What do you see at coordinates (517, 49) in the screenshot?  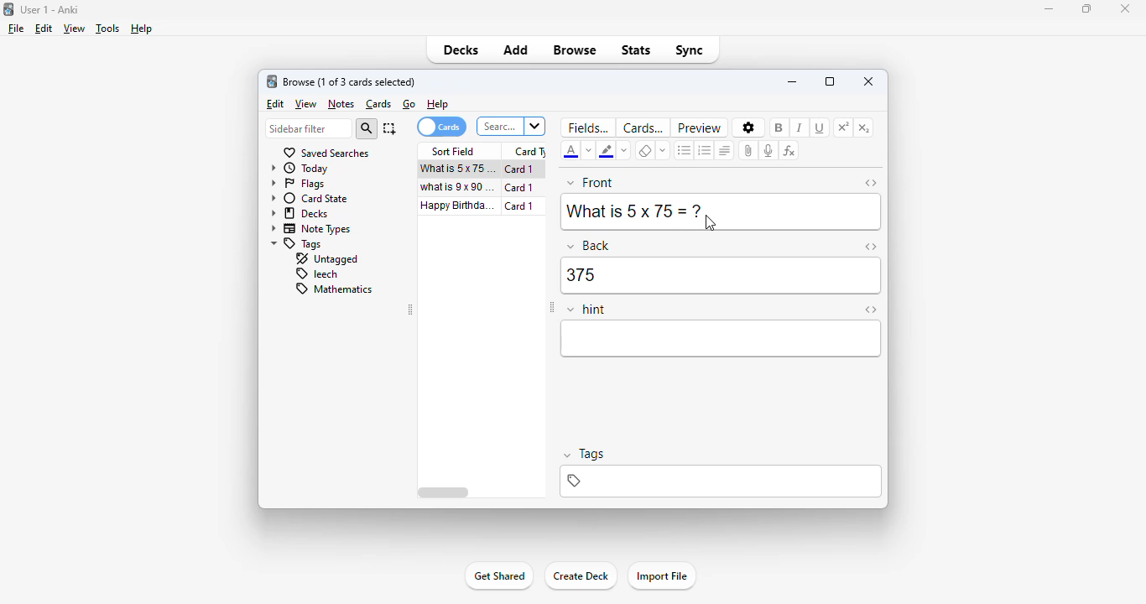 I see `add` at bounding box center [517, 49].